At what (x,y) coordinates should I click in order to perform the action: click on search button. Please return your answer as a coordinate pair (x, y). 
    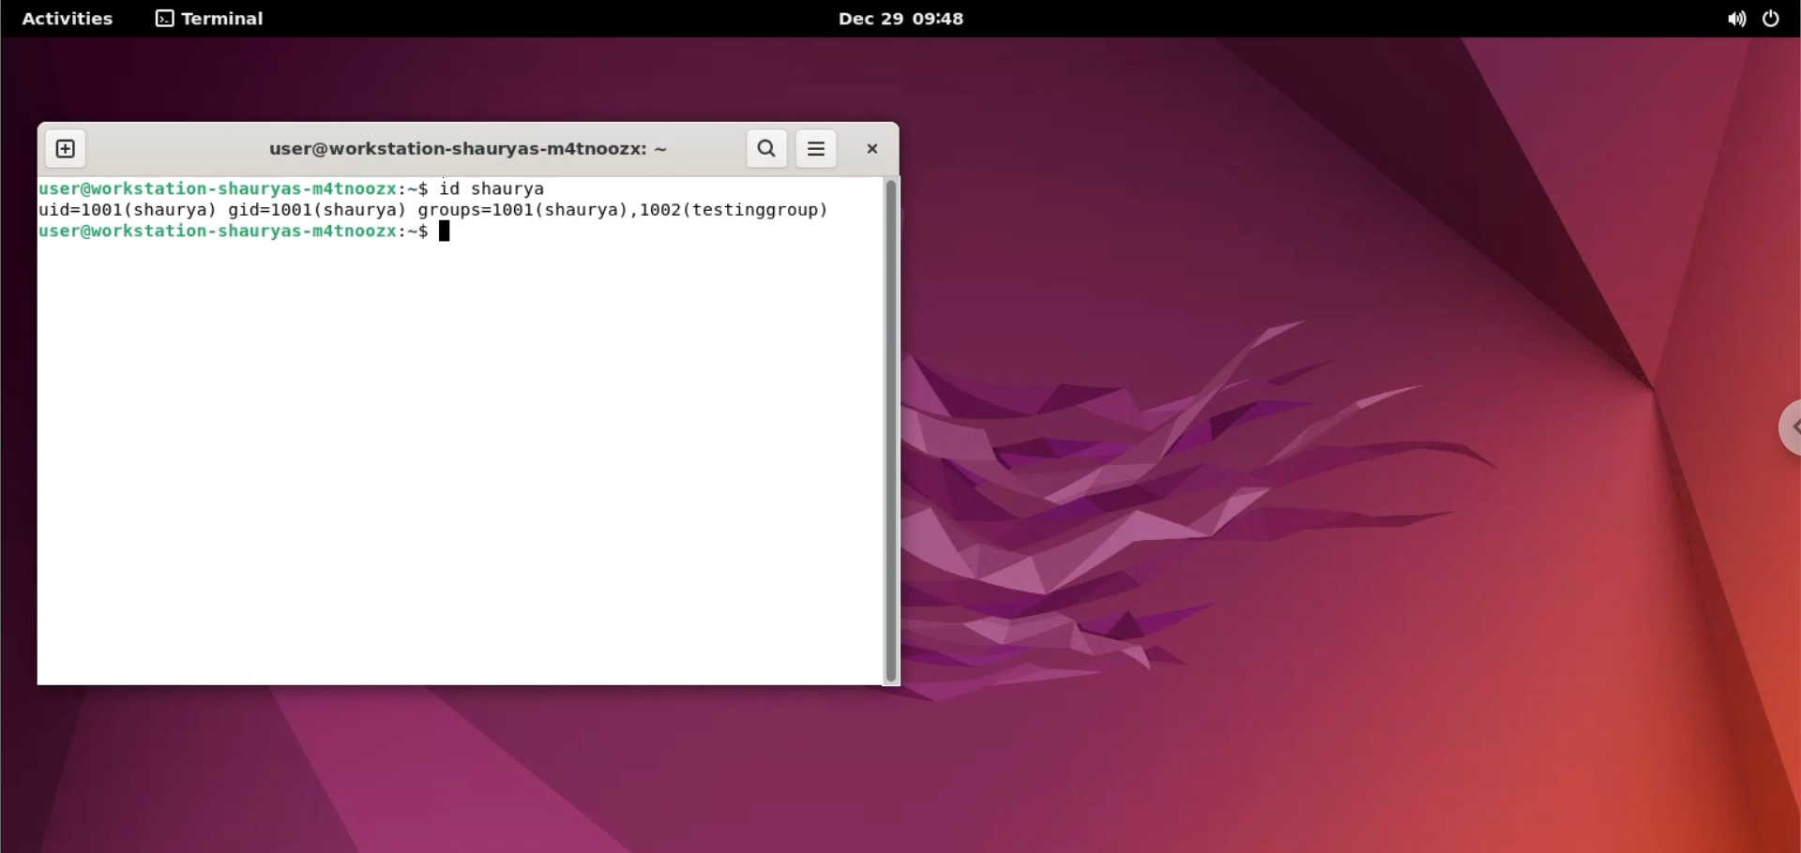
    Looking at the image, I should click on (768, 149).